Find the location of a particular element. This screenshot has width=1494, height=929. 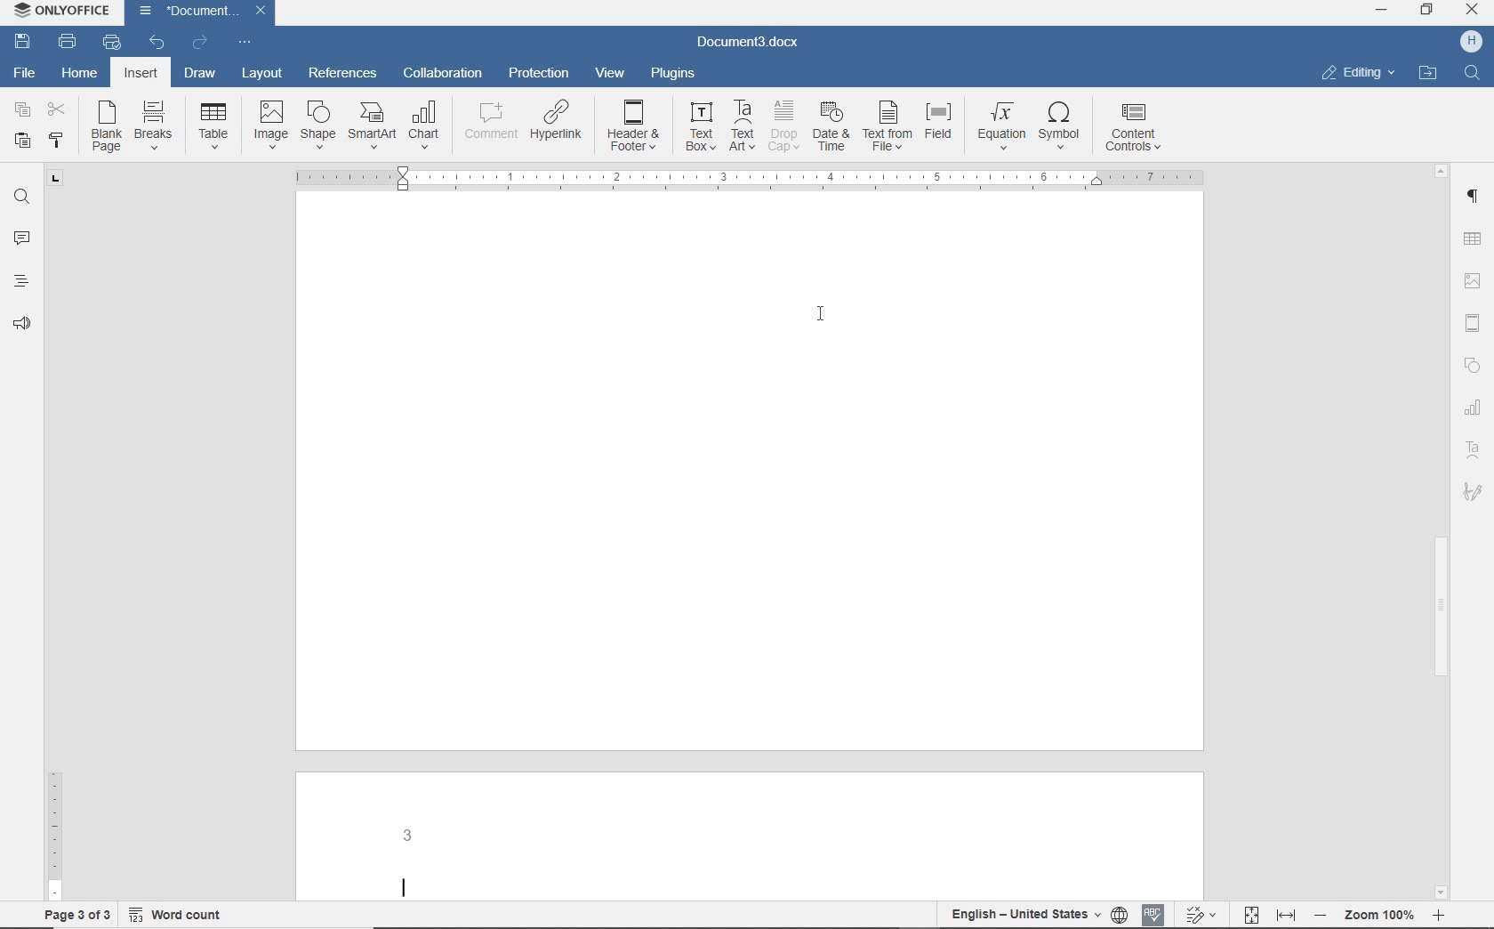

Text cursor is located at coordinates (404, 886).